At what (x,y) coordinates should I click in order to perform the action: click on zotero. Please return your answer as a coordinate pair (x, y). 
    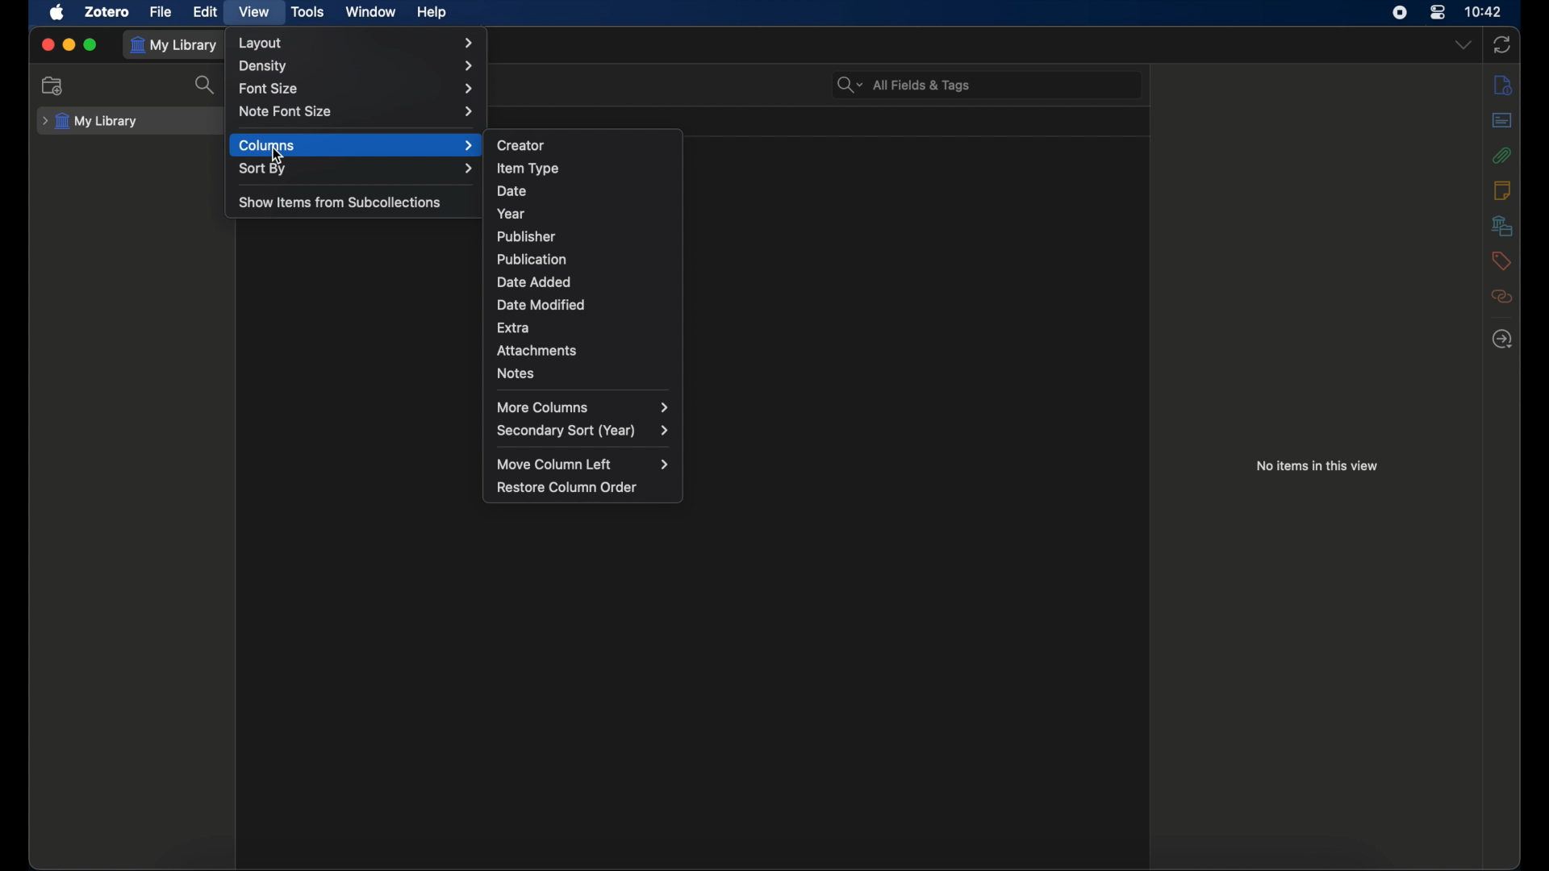
    Looking at the image, I should click on (106, 12).